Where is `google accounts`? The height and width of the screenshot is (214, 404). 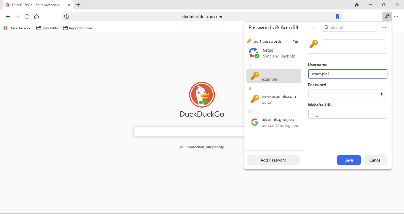
google accounts is located at coordinates (273, 124).